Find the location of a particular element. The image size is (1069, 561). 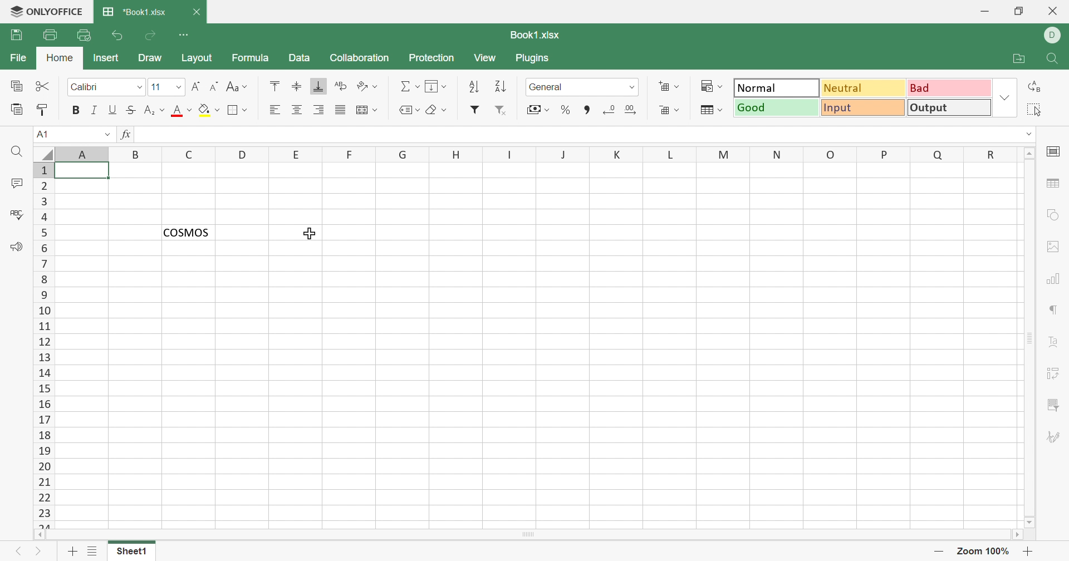

List of sheets is located at coordinates (94, 550).